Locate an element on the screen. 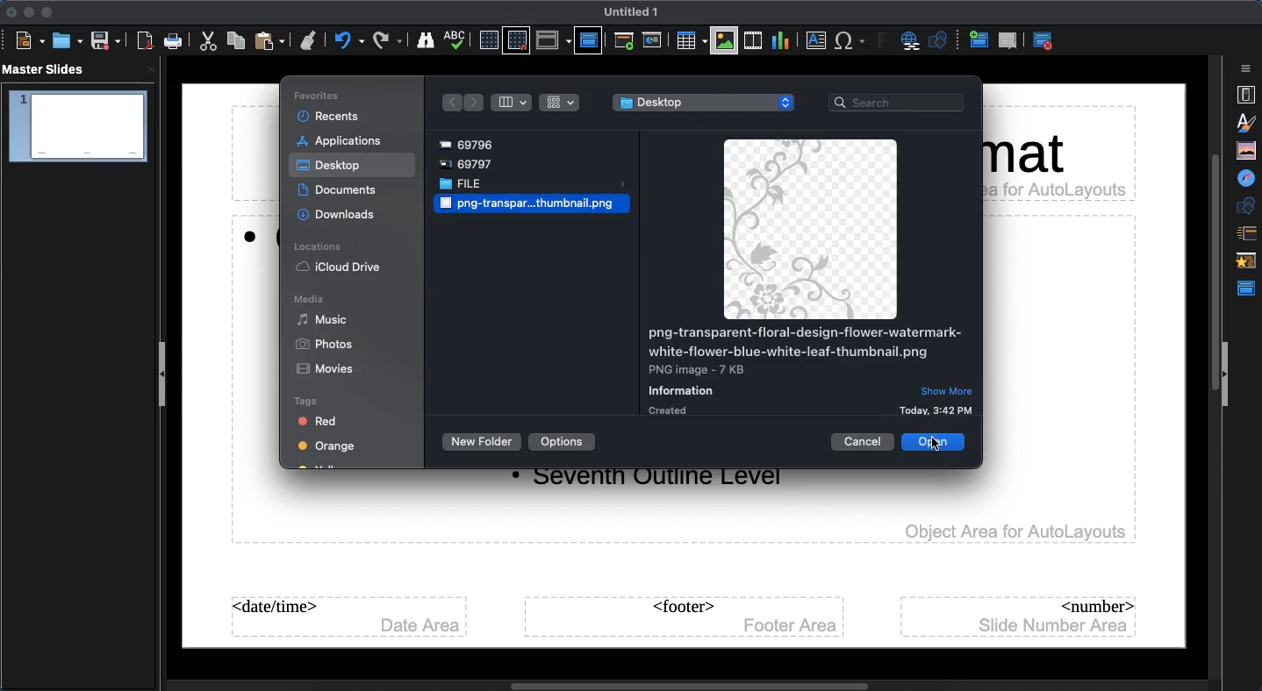  Snap grid is located at coordinates (516, 41).